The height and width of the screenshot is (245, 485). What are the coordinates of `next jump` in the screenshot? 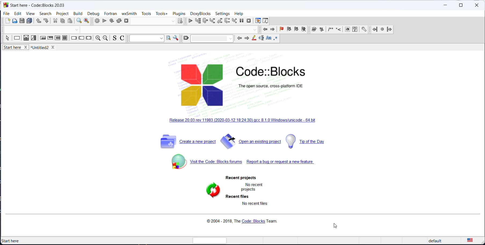 It's located at (382, 30).